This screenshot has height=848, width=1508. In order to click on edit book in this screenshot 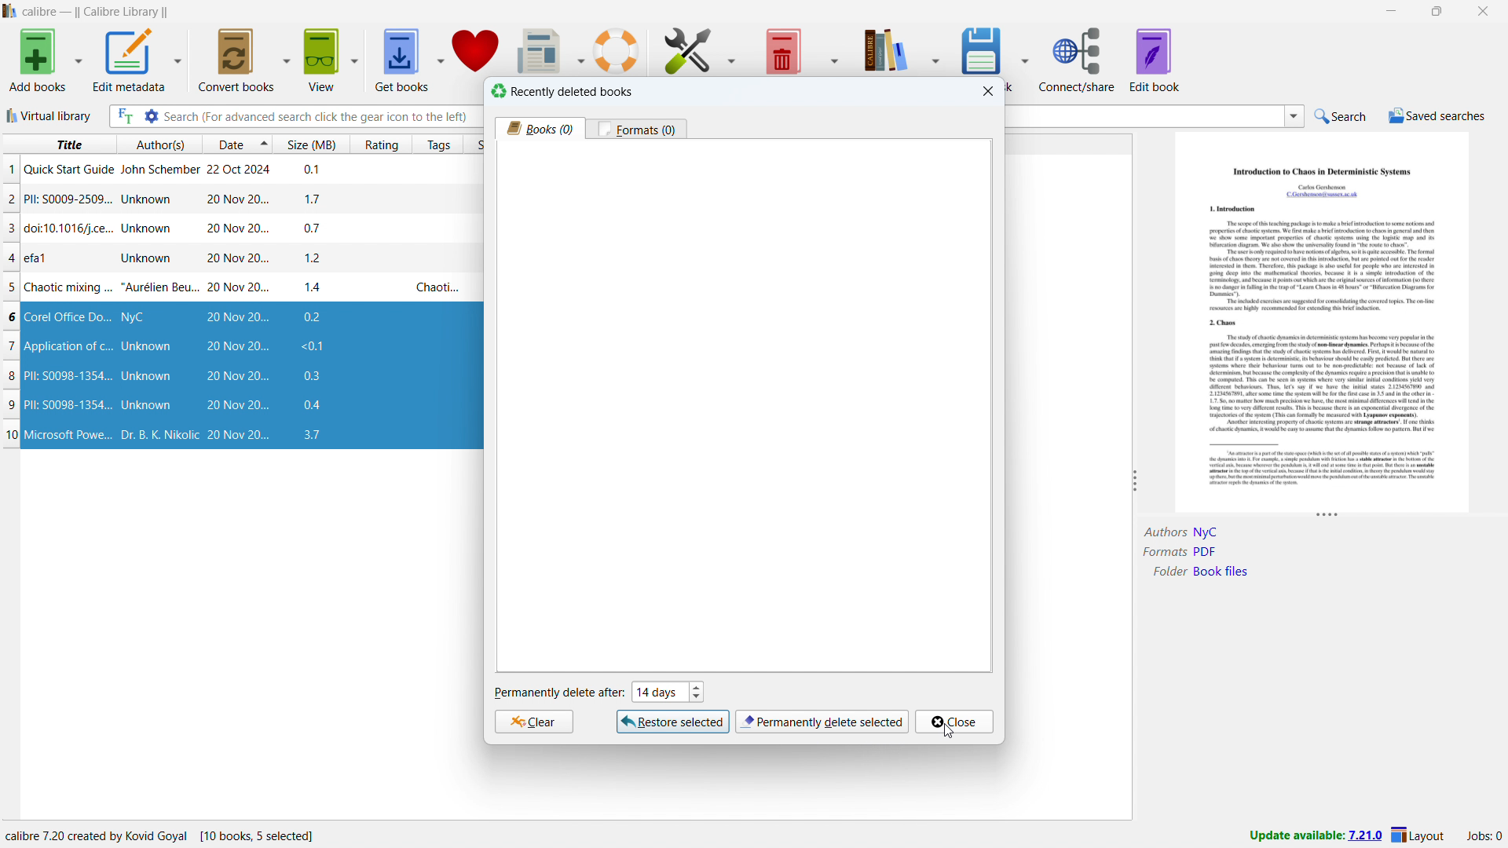, I will do `click(1155, 59)`.